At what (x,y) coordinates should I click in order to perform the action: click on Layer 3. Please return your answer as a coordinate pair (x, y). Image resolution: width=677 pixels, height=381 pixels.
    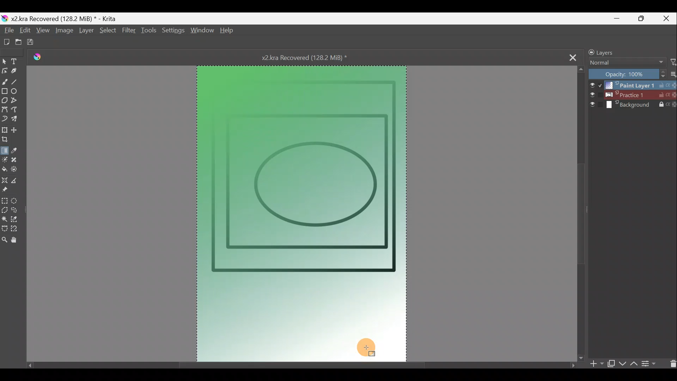
    Looking at the image, I should click on (633, 105).